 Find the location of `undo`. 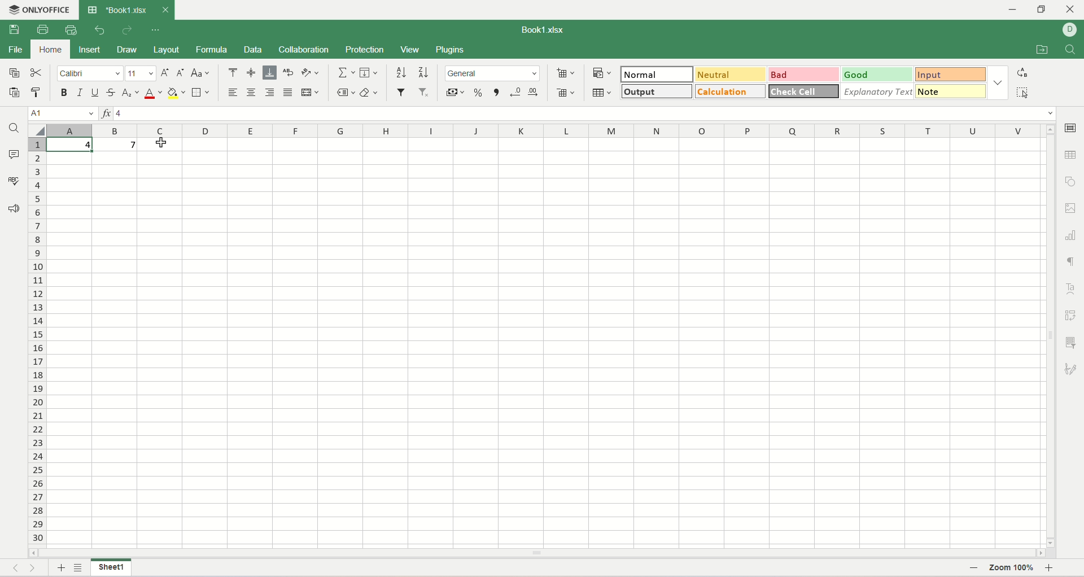

undo is located at coordinates (100, 30).